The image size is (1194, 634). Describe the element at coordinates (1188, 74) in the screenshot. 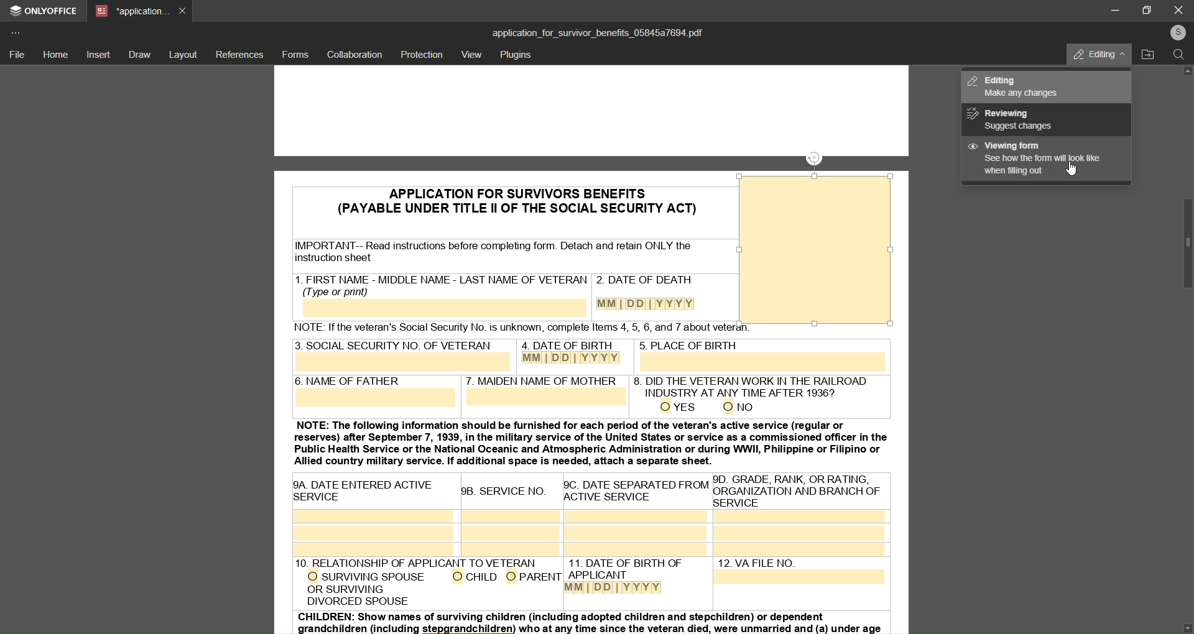

I see `up` at that location.